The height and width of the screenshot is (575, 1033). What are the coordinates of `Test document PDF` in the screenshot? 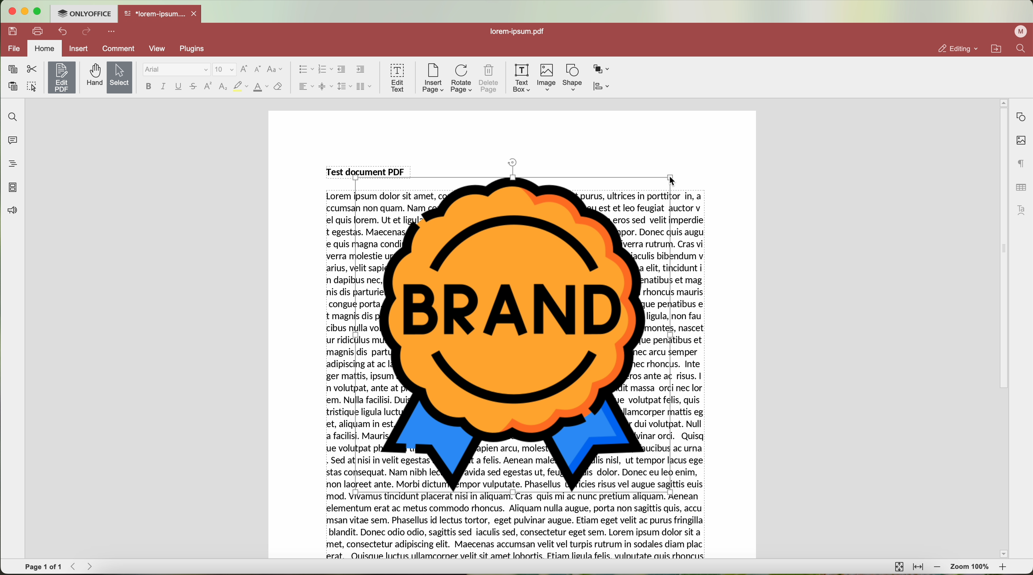 It's located at (368, 171).